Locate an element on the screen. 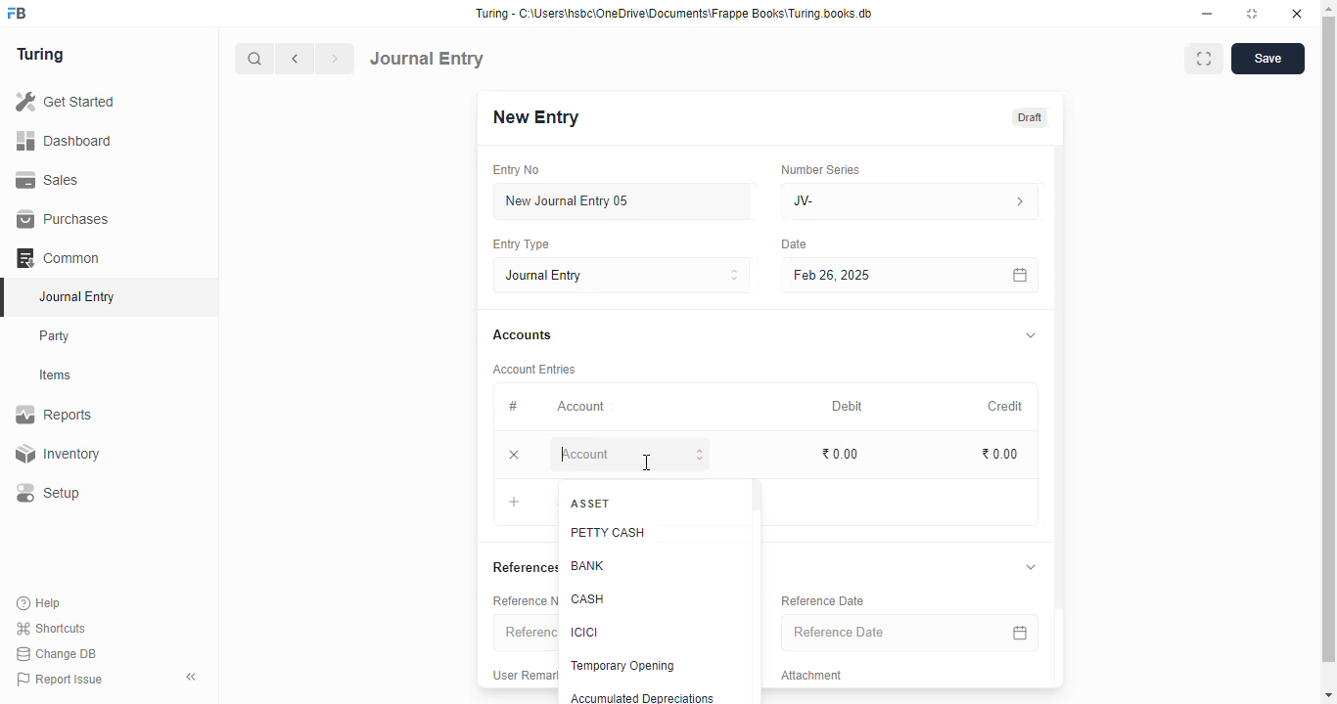 This screenshot has height=704, width=1337. remove is located at coordinates (514, 456).